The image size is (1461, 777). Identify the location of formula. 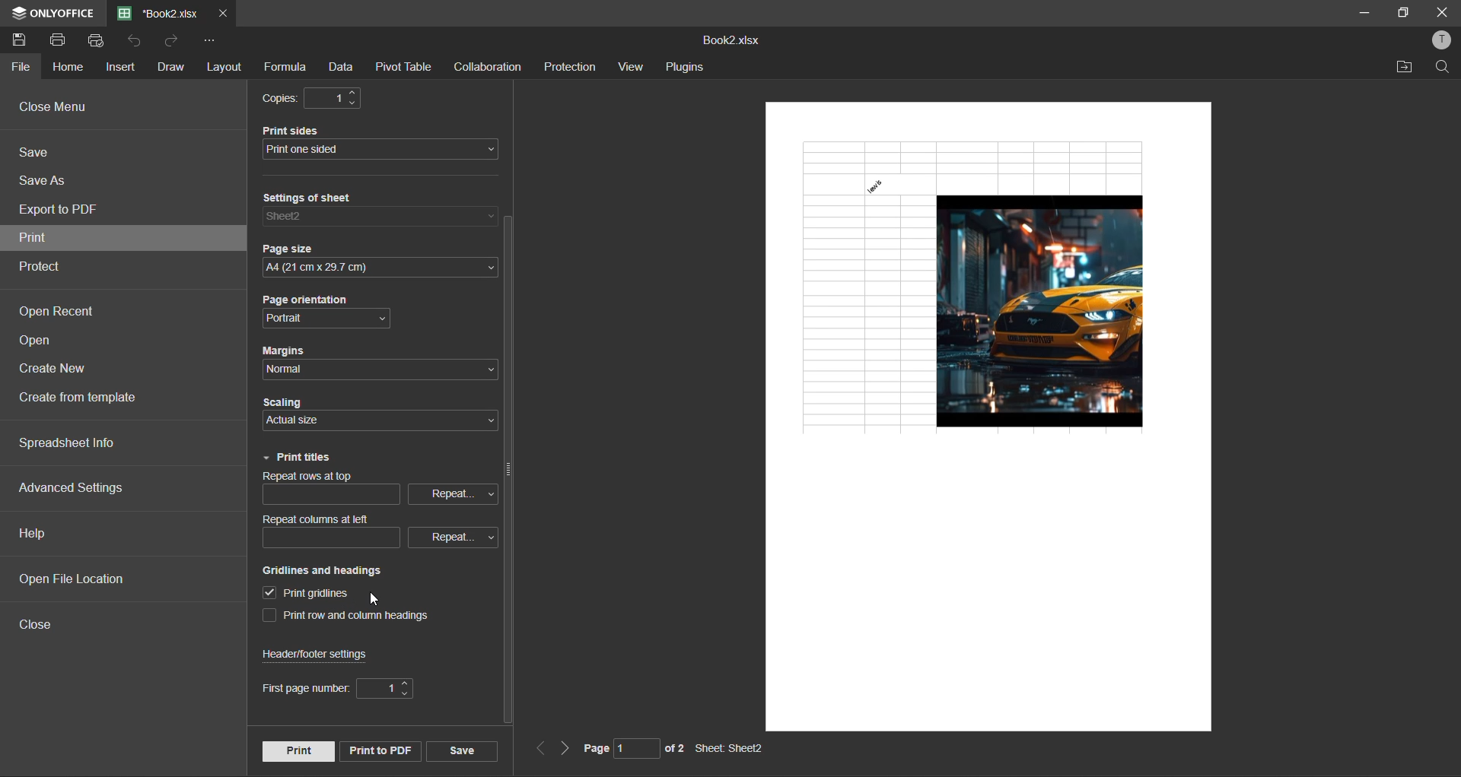
(284, 68).